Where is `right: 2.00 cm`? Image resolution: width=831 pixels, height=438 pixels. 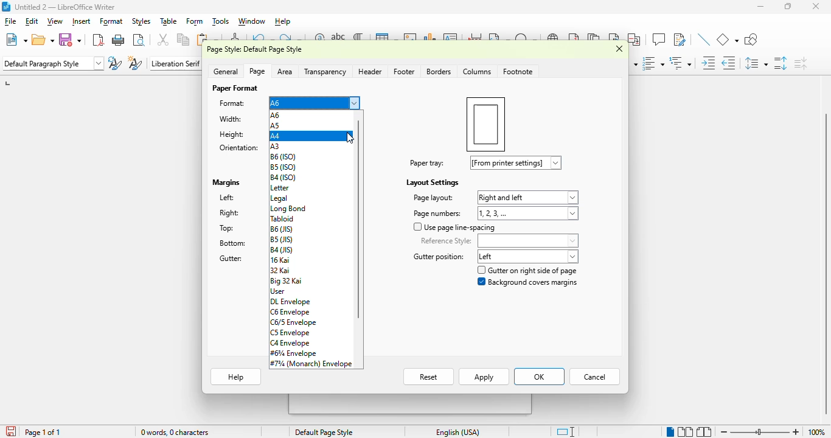
right: 2.00 cm is located at coordinates (236, 213).